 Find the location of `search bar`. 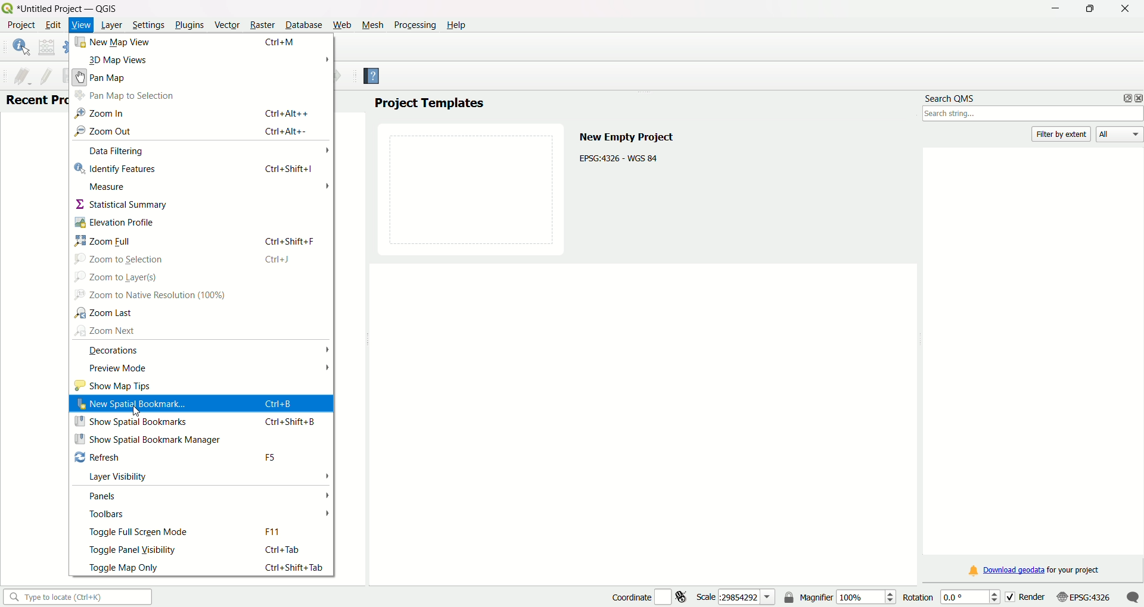

search bar is located at coordinates (76, 596).